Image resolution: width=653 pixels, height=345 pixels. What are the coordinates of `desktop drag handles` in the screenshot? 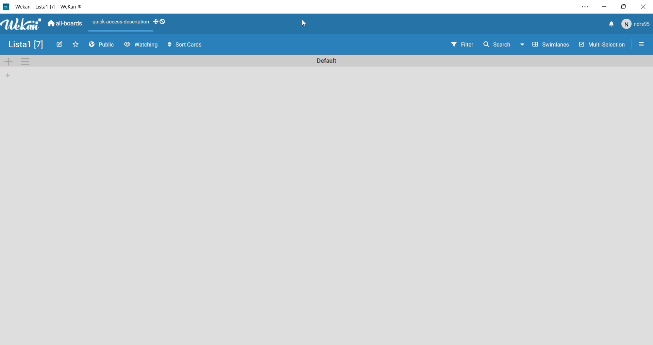 It's located at (162, 22).